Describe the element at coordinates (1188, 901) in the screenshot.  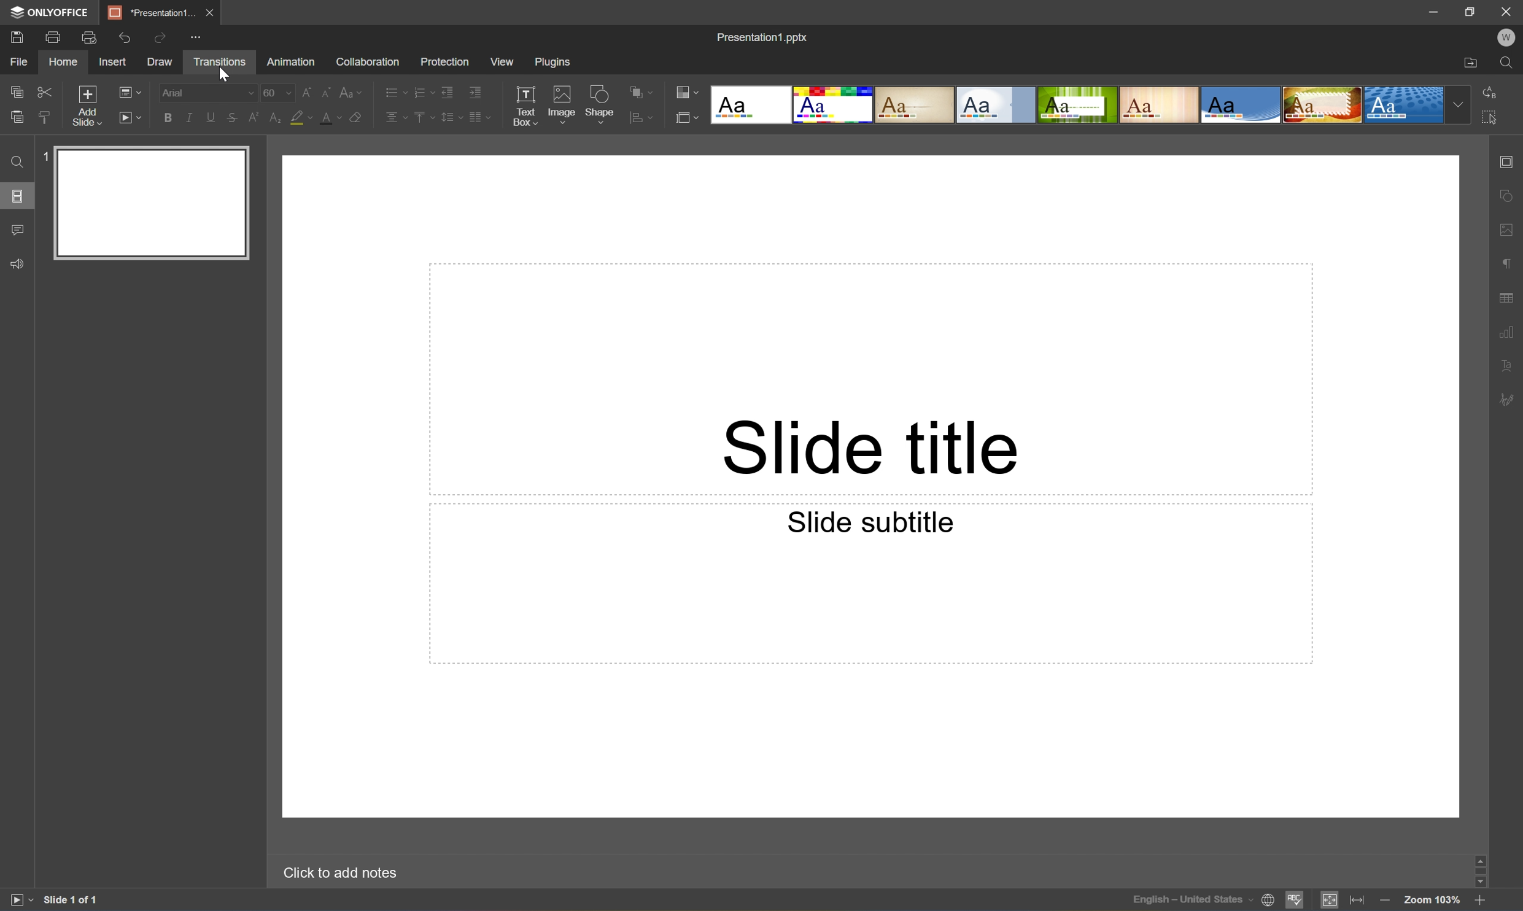
I see `` at that location.